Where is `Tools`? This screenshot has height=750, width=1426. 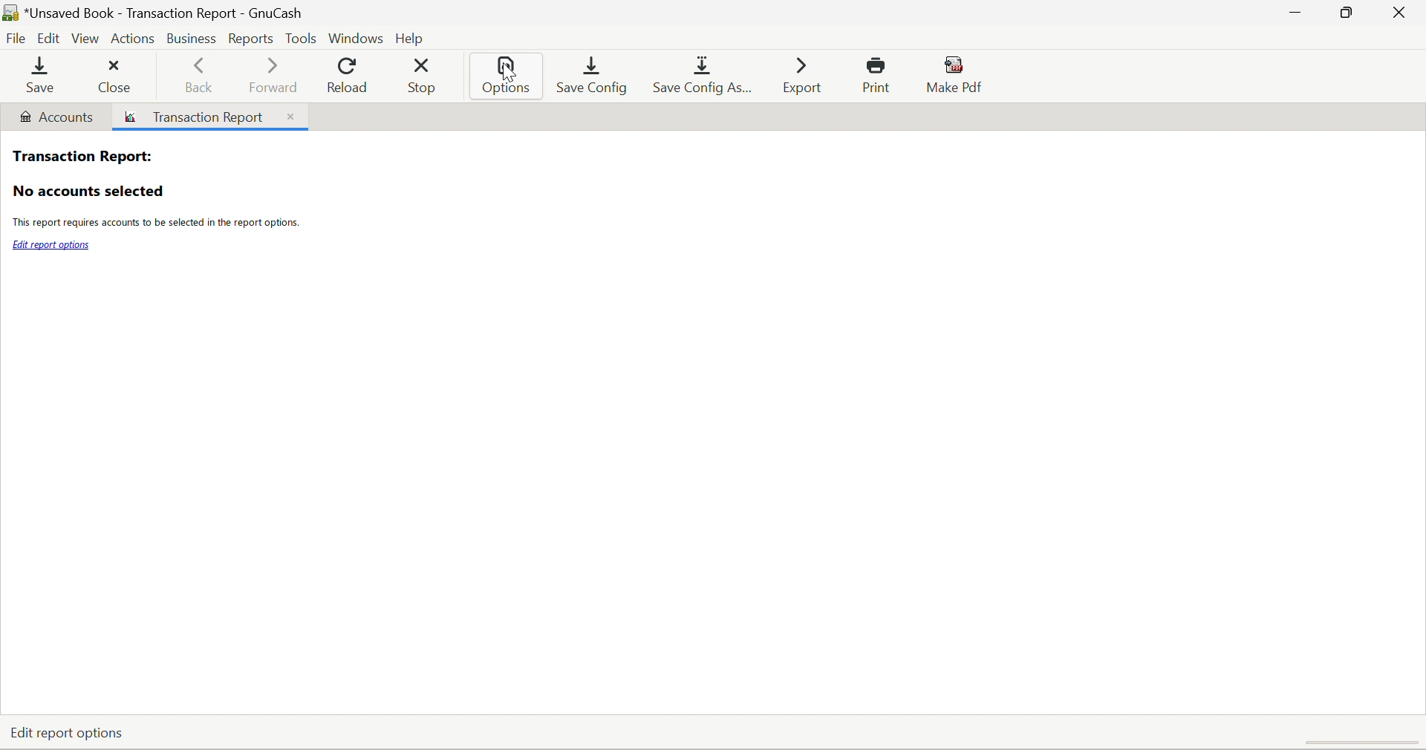
Tools is located at coordinates (300, 37).